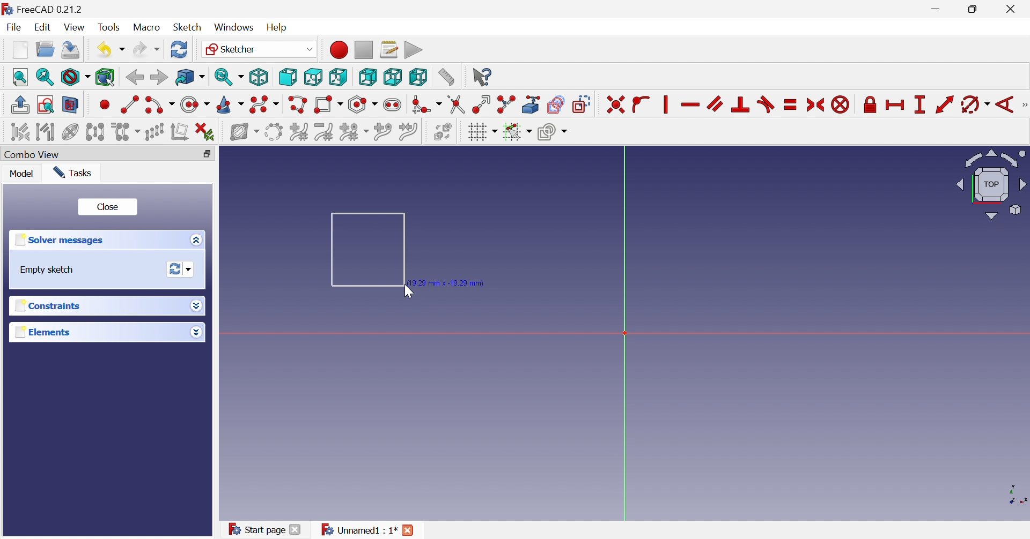 The image size is (1030, 539). Describe the element at coordinates (976, 105) in the screenshot. I see `Constrain arc or angle` at that location.